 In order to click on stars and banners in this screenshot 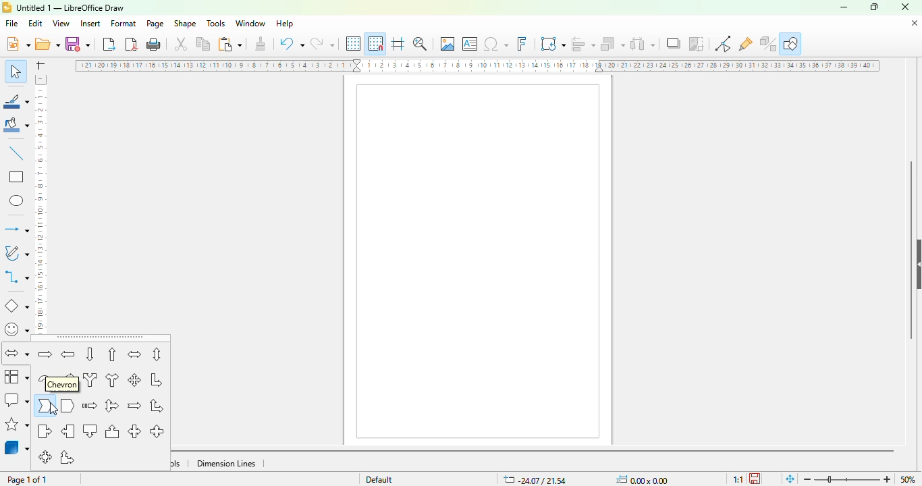, I will do `click(17, 424)`.